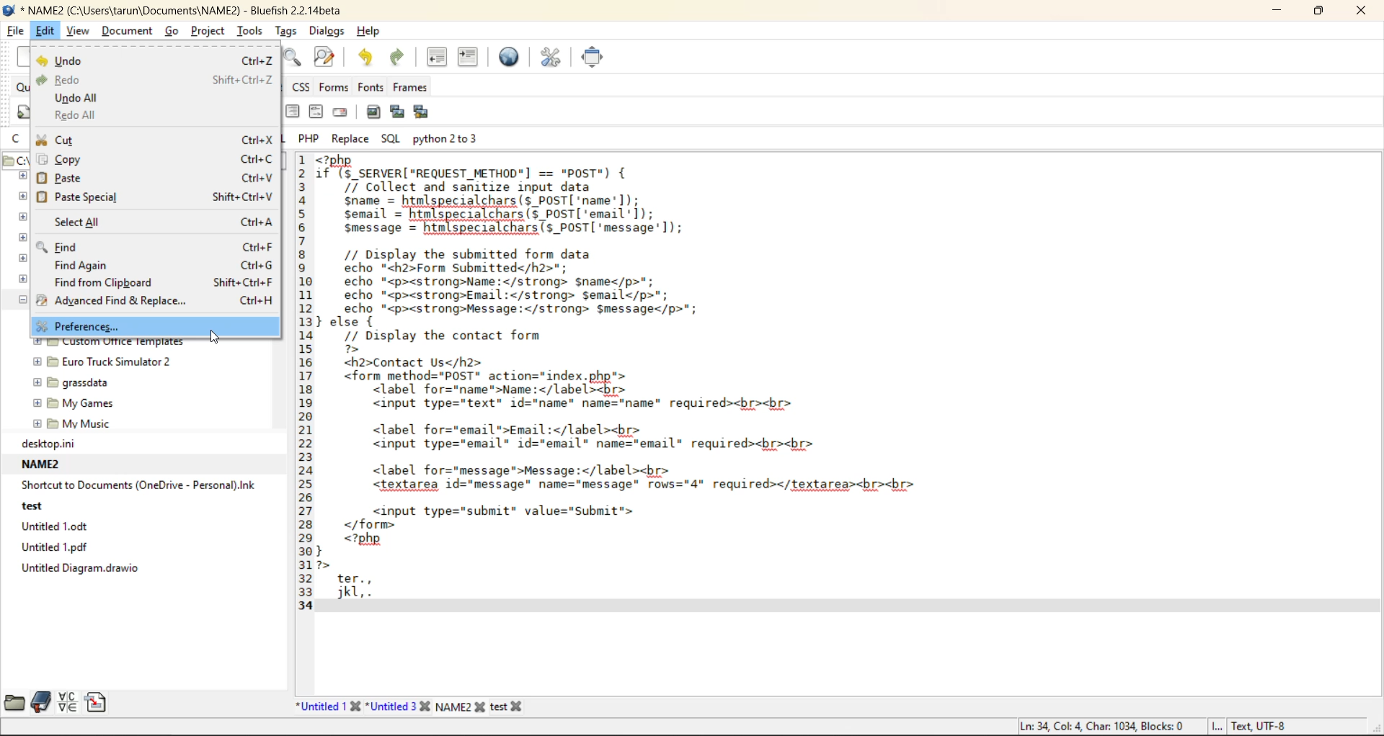  Describe the element at coordinates (441, 58) in the screenshot. I see `unindent` at that location.